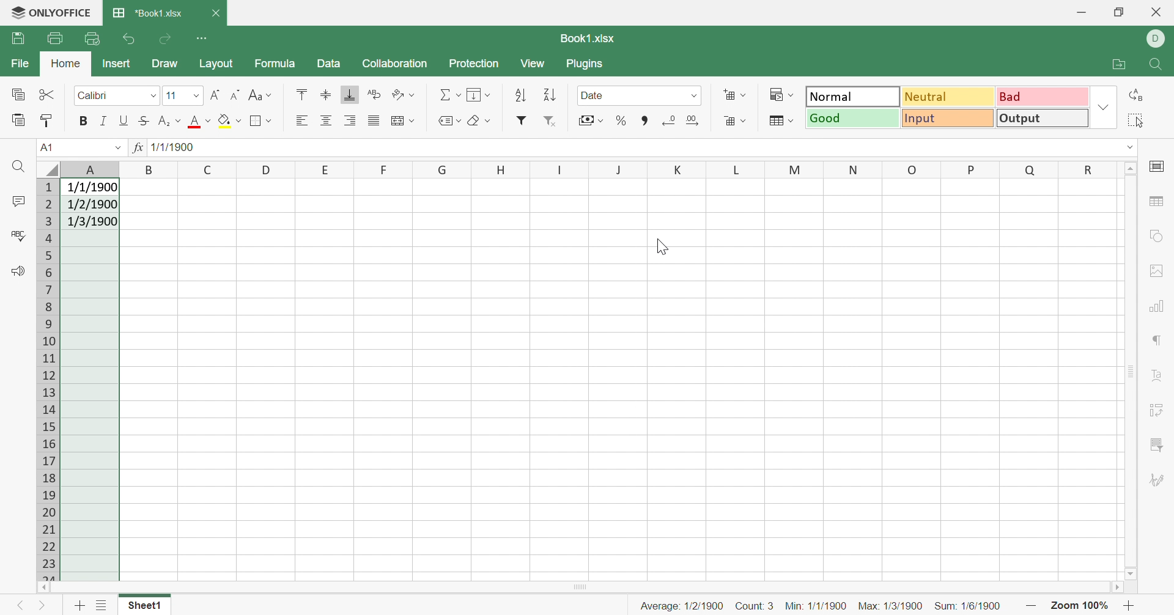 Image resolution: width=1174 pixels, height=615 pixels. I want to click on Align top, so click(301, 94).